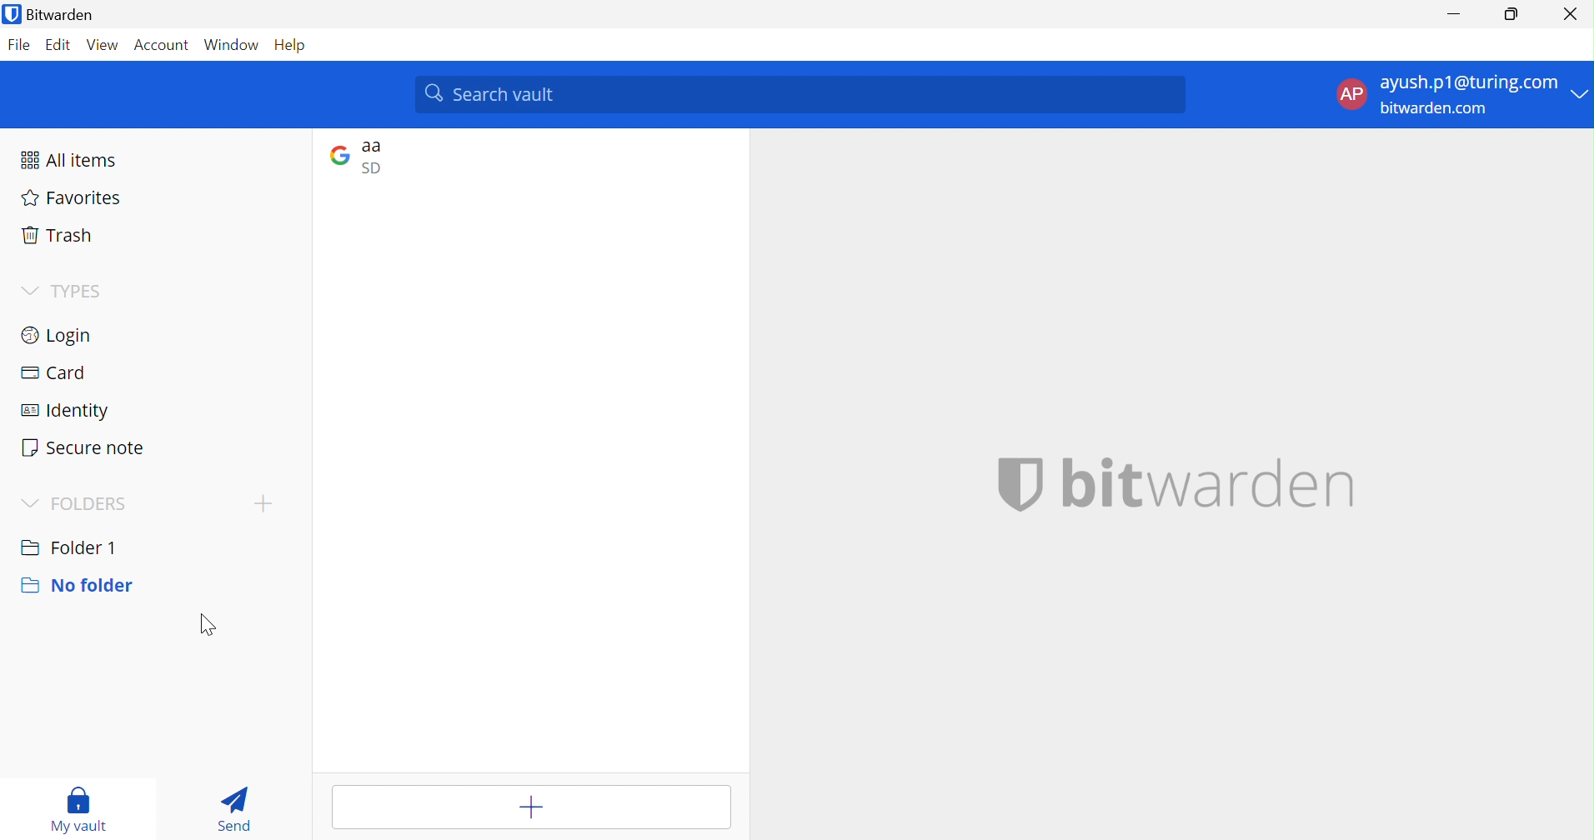 This screenshot has height=840, width=1594. Describe the element at coordinates (234, 805) in the screenshot. I see `Send` at that location.